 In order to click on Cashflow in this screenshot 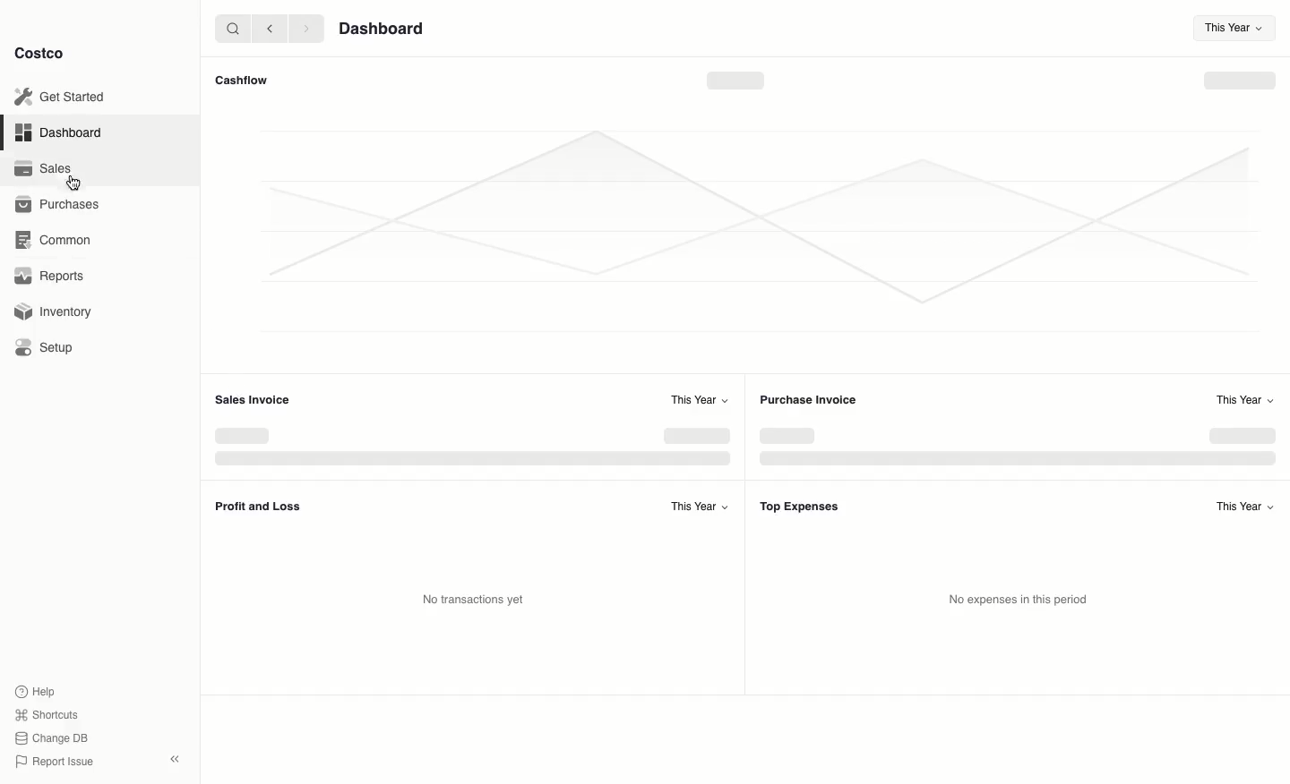, I will do `click(242, 80)`.